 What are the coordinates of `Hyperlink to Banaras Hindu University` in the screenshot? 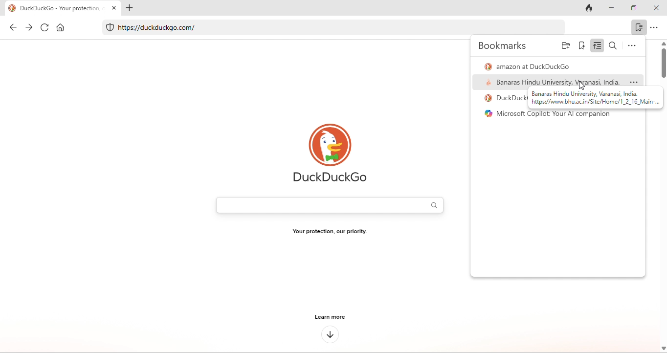 It's located at (593, 97).